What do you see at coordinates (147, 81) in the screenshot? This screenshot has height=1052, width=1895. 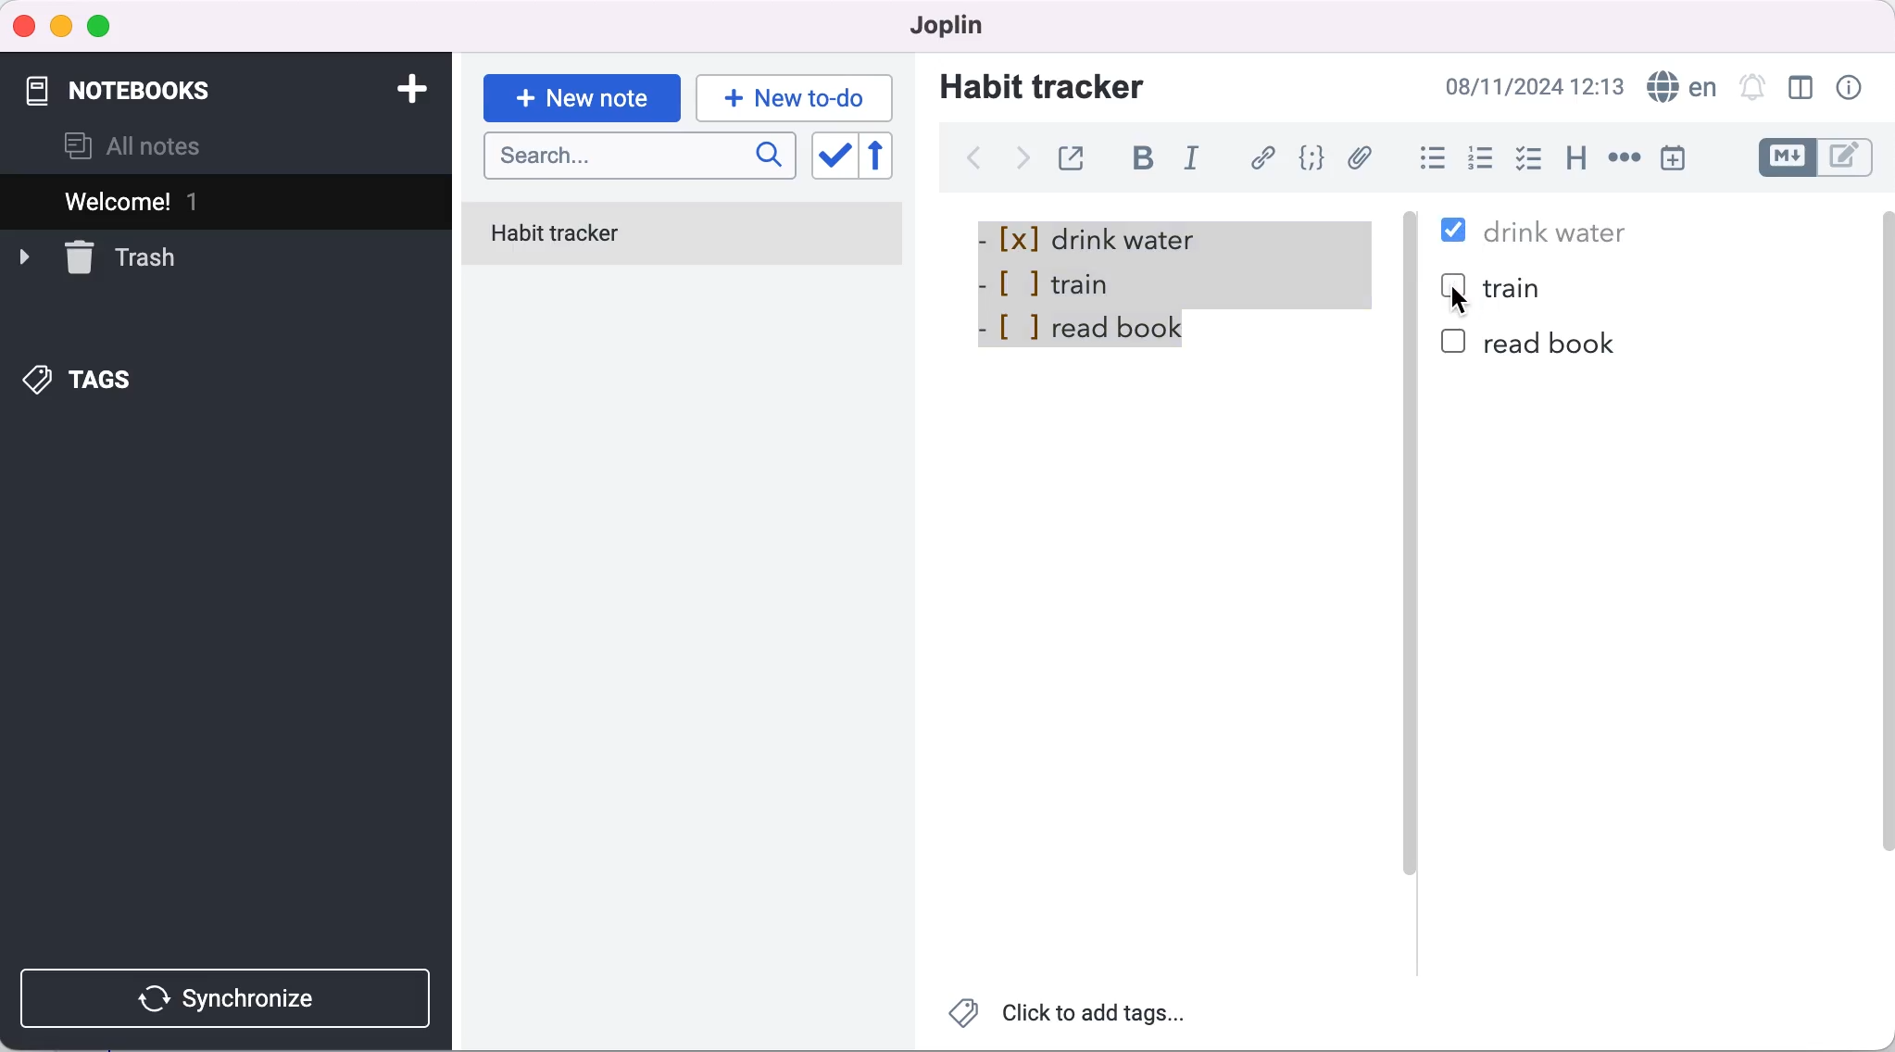 I see `notebooks` at bounding box center [147, 81].